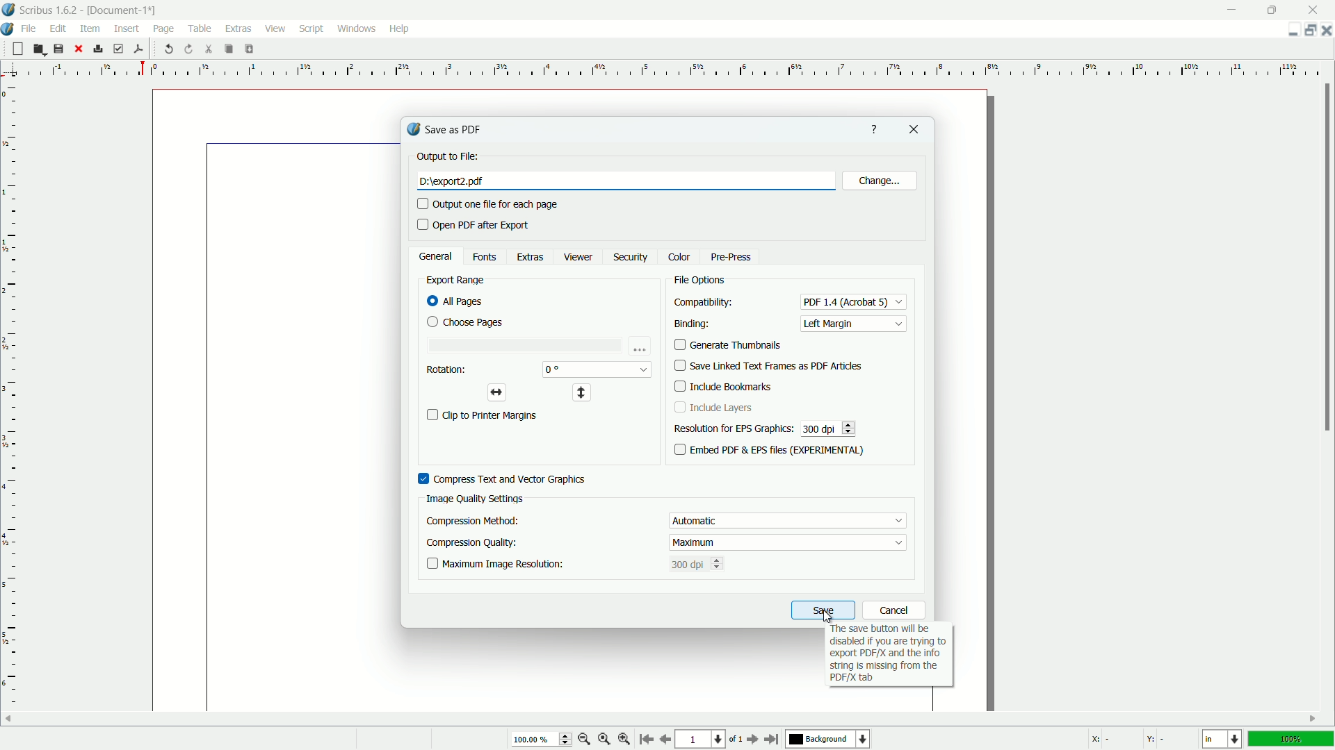 This screenshot has height=750, width=1335. What do you see at coordinates (99, 48) in the screenshot?
I see `print` at bounding box center [99, 48].